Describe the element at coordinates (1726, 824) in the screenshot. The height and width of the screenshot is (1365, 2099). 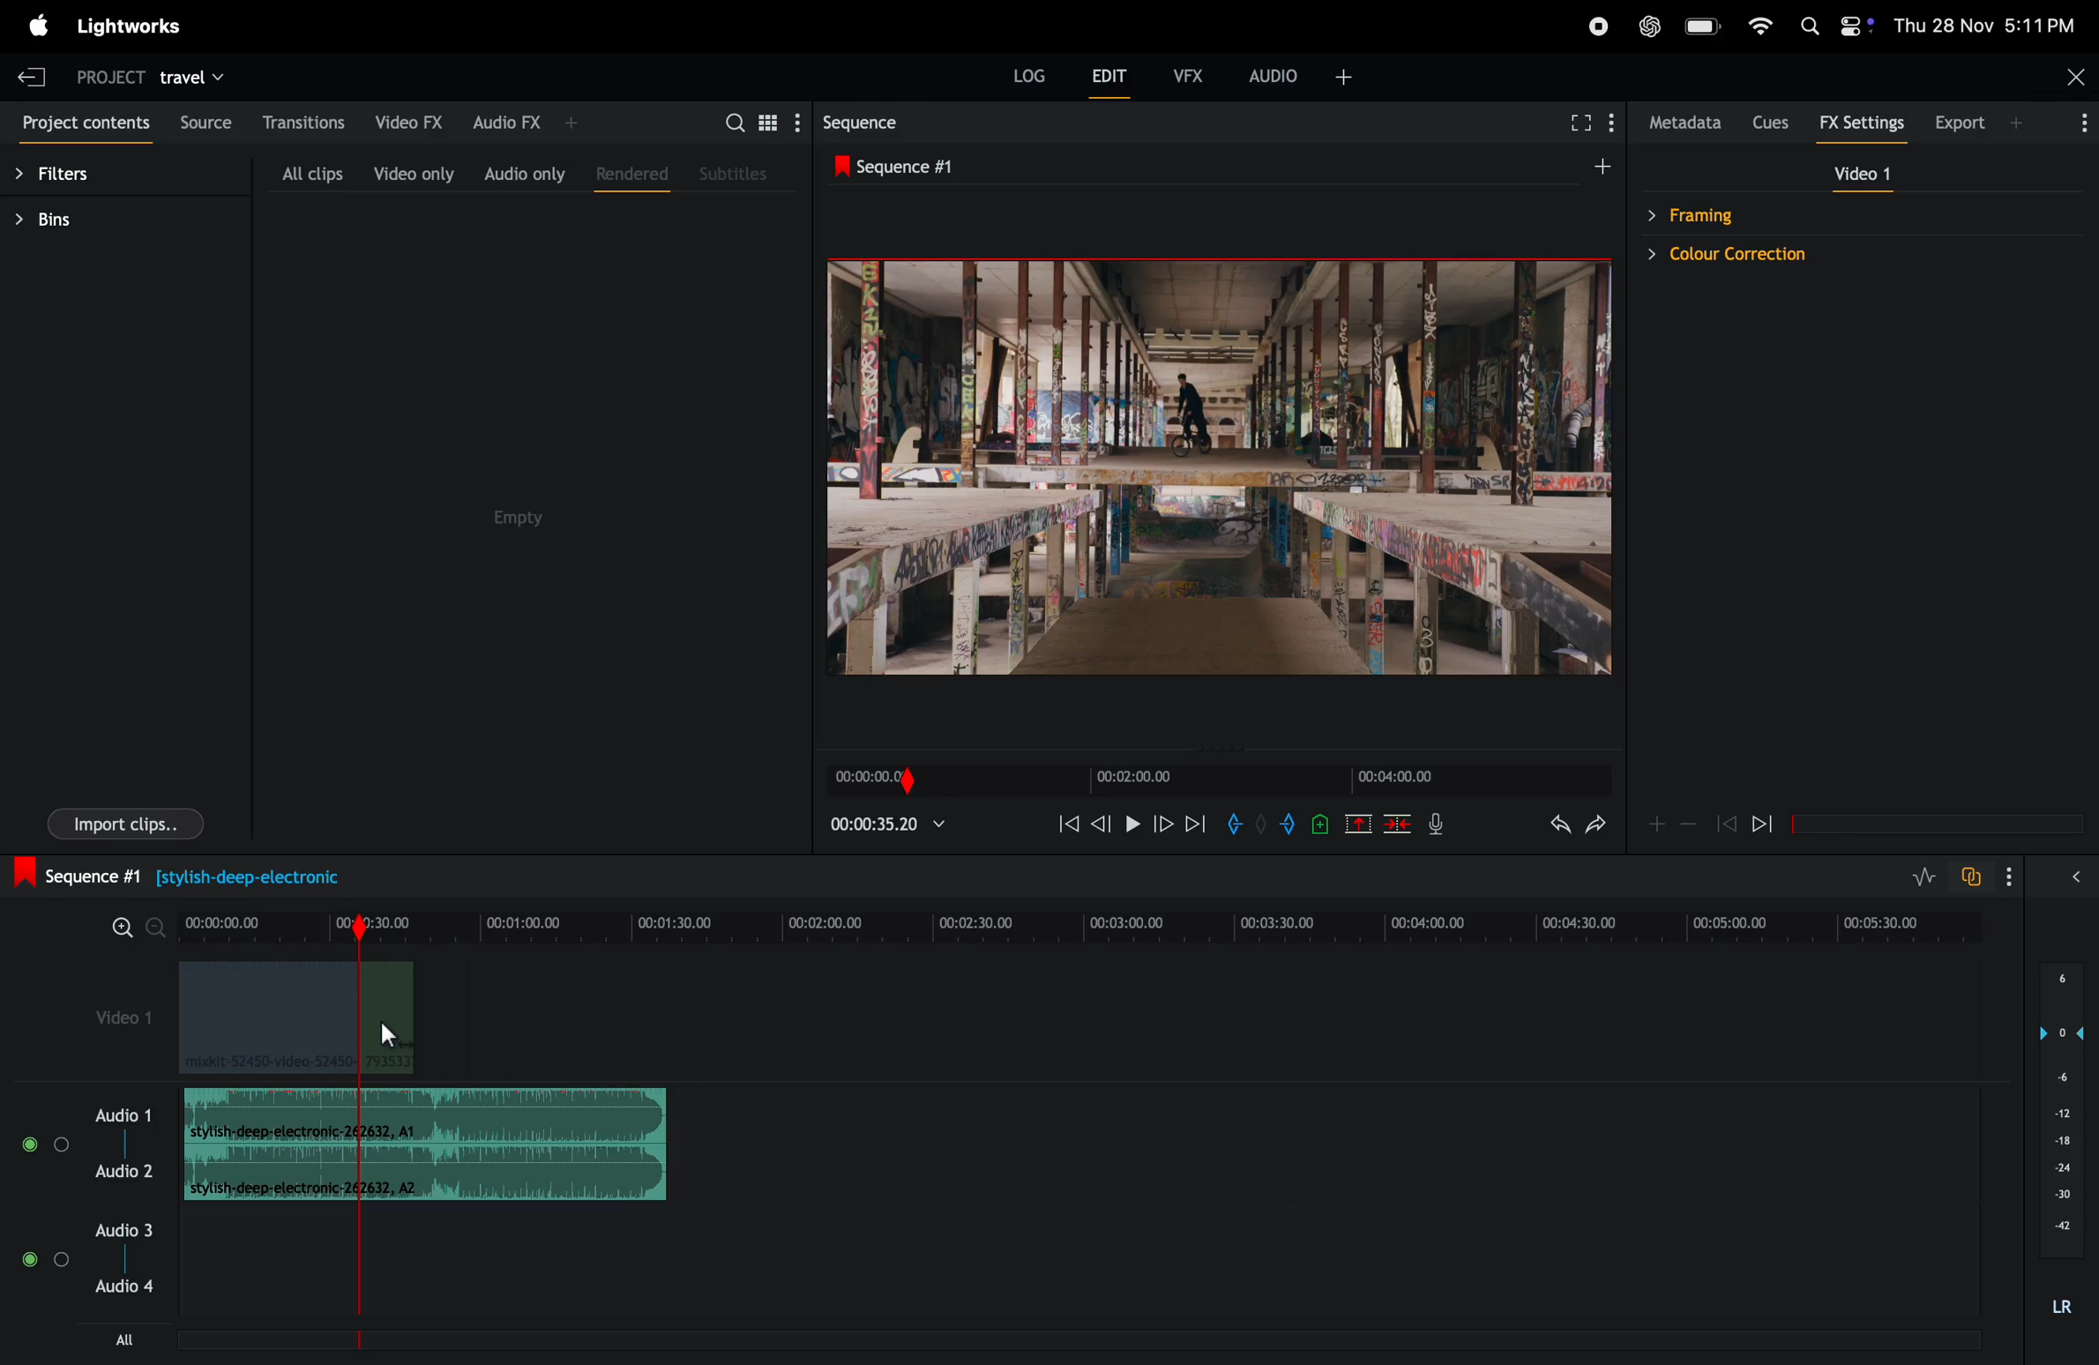
I see `rewind` at that location.